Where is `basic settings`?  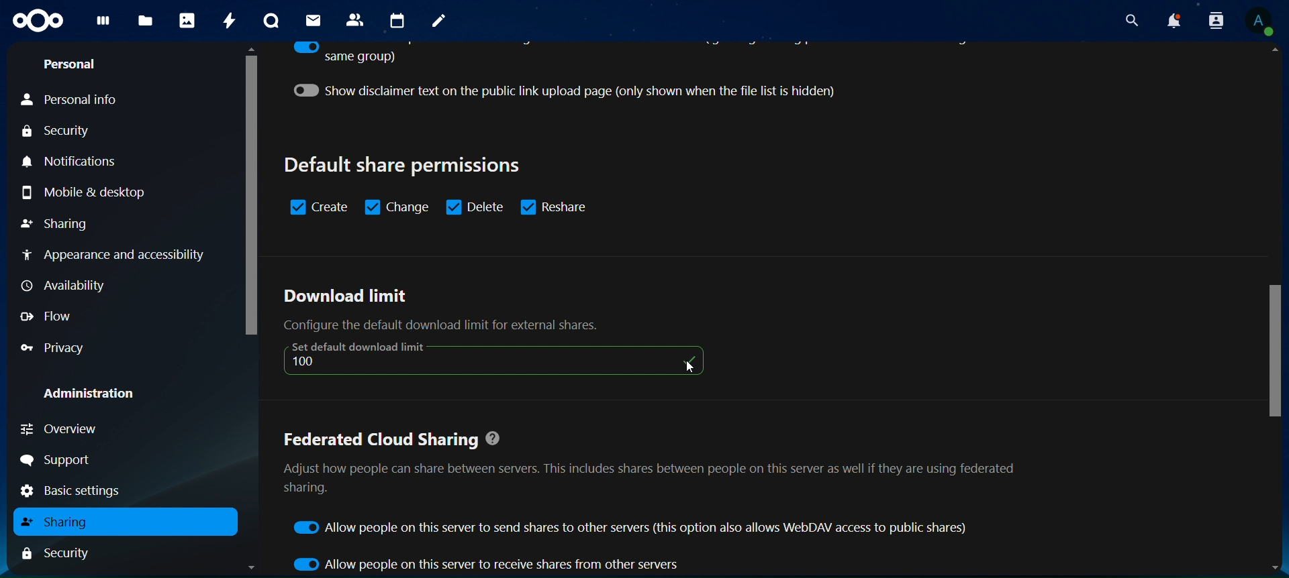 basic settings is located at coordinates (82, 492).